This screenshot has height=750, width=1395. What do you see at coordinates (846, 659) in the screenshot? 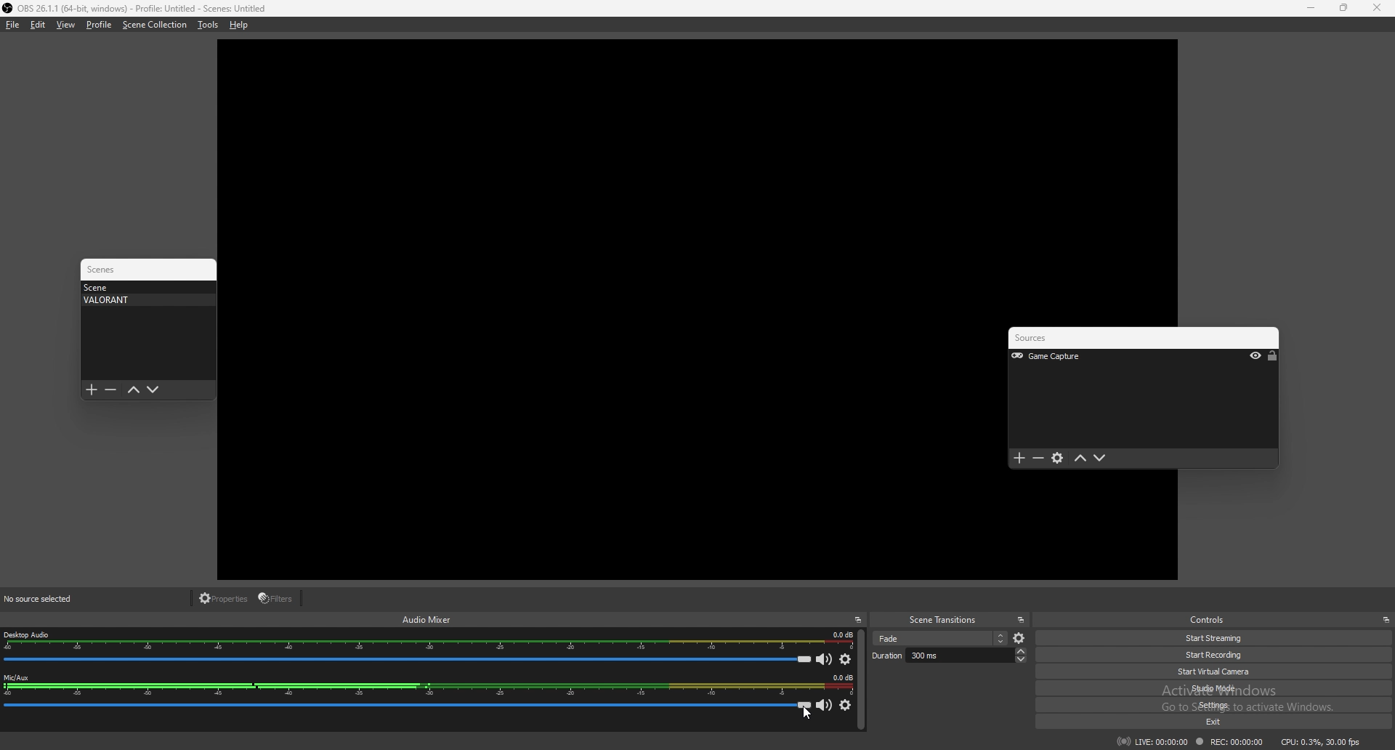
I see `desktop audio settings` at bounding box center [846, 659].